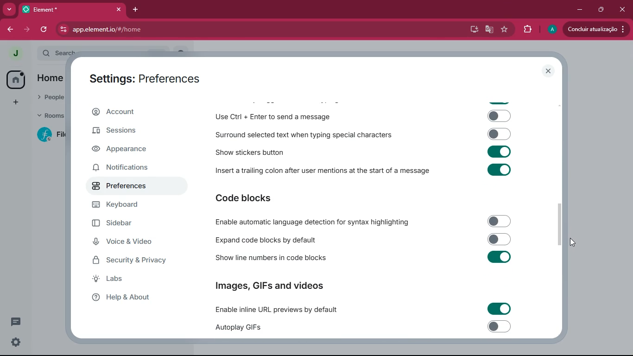 The height and width of the screenshot is (356, 633). What do you see at coordinates (124, 150) in the screenshot?
I see `appearance` at bounding box center [124, 150].